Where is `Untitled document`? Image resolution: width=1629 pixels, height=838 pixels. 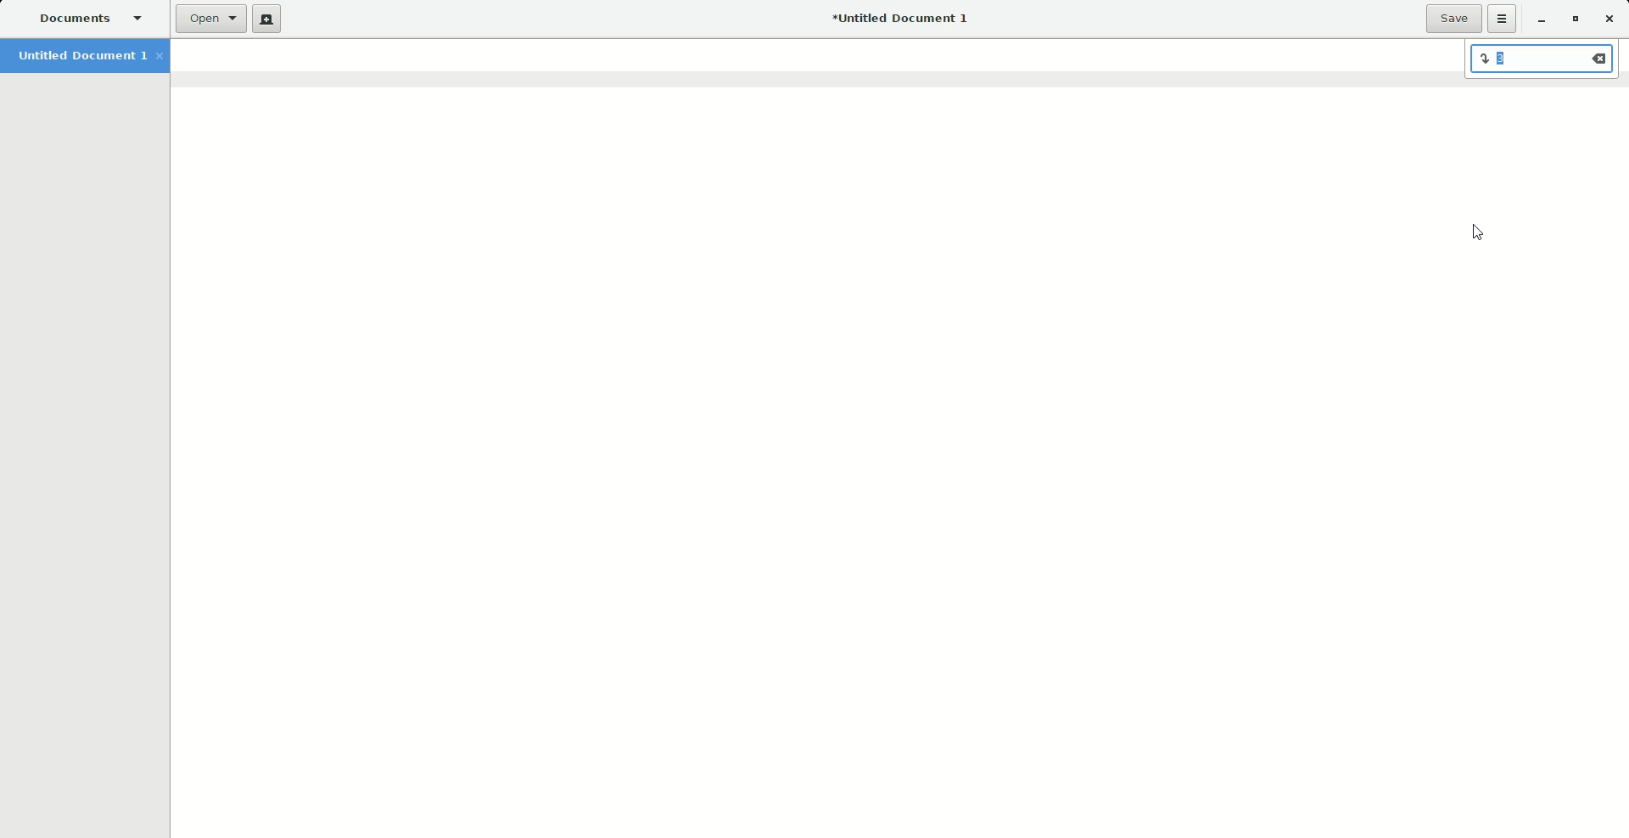 Untitled document is located at coordinates (899, 20).